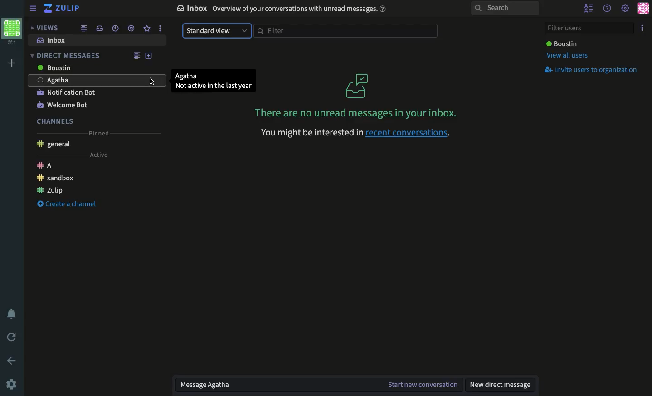 Image resolution: width=652 pixels, height=396 pixels. Describe the element at coordinates (58, 178) in the screenshot. I see `Sandbox` at that location.